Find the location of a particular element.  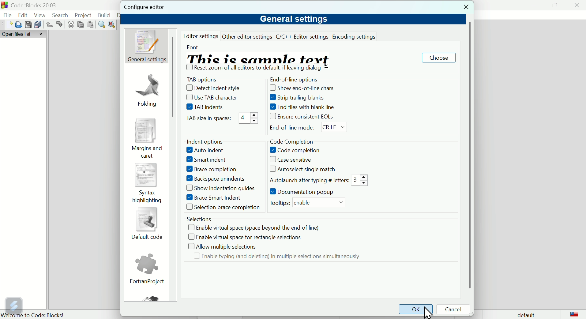

enable is located at coordinates (319, 202).